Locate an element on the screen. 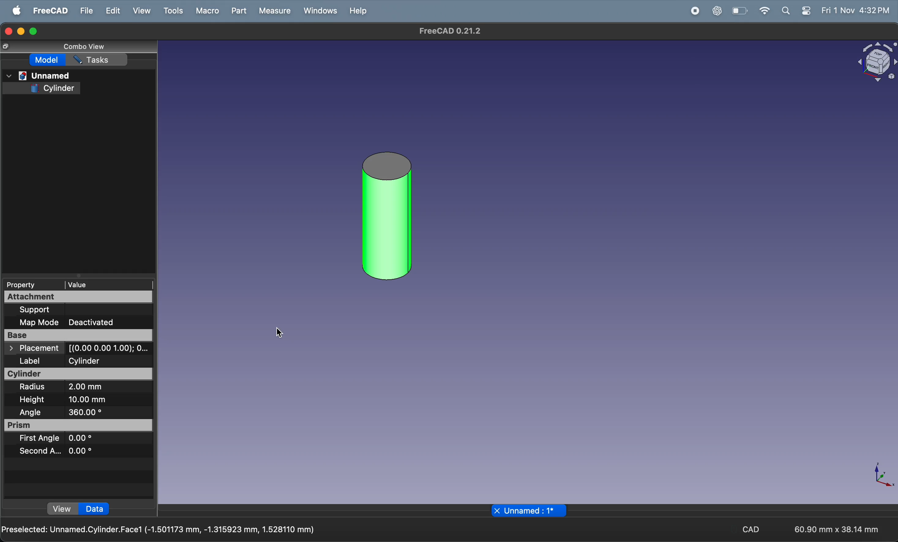 The width and height of the screenshot is (898, 542). 360.00° is located at coordinates (105, 412).